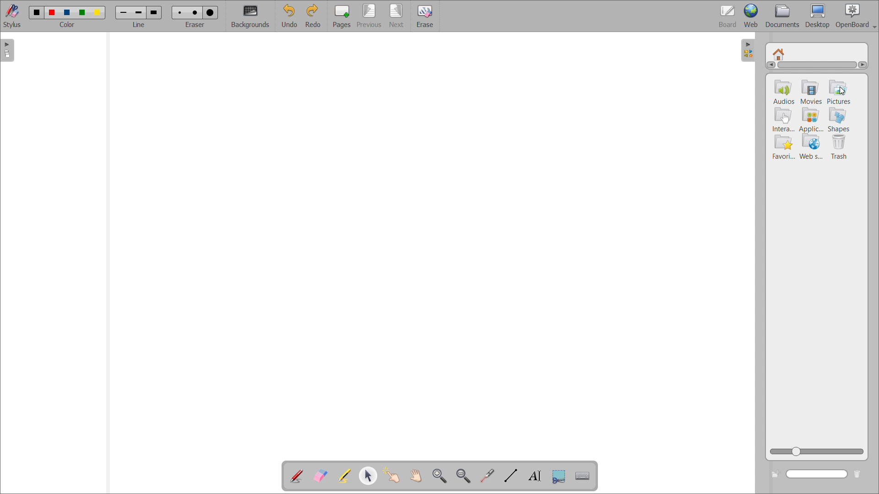  What do you see at coordinates (487, 475) in the screenshot?
I see `virtual laser pointer` at bounding box center [487, 475].